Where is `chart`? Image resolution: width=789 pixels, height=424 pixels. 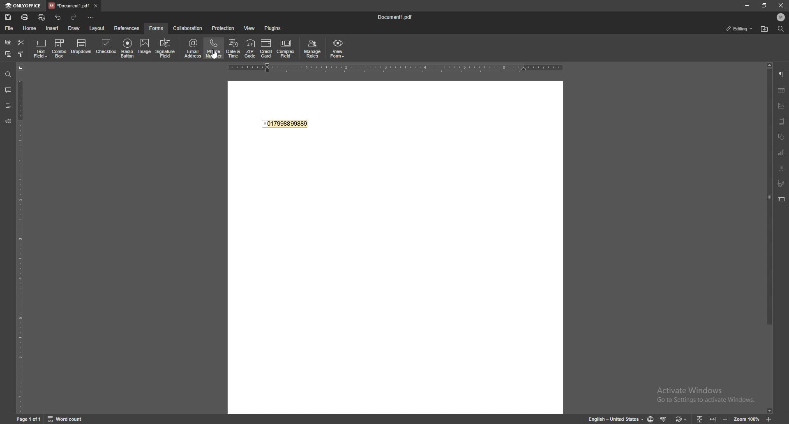
chart is located at coordinates (782, 152).